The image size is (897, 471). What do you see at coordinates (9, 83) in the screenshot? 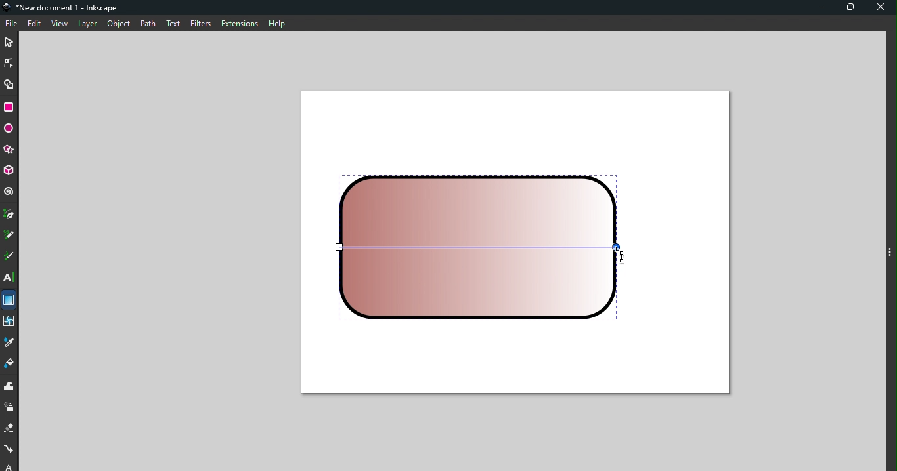
I see `Shape builder tool` at bounding box center [9, 83].